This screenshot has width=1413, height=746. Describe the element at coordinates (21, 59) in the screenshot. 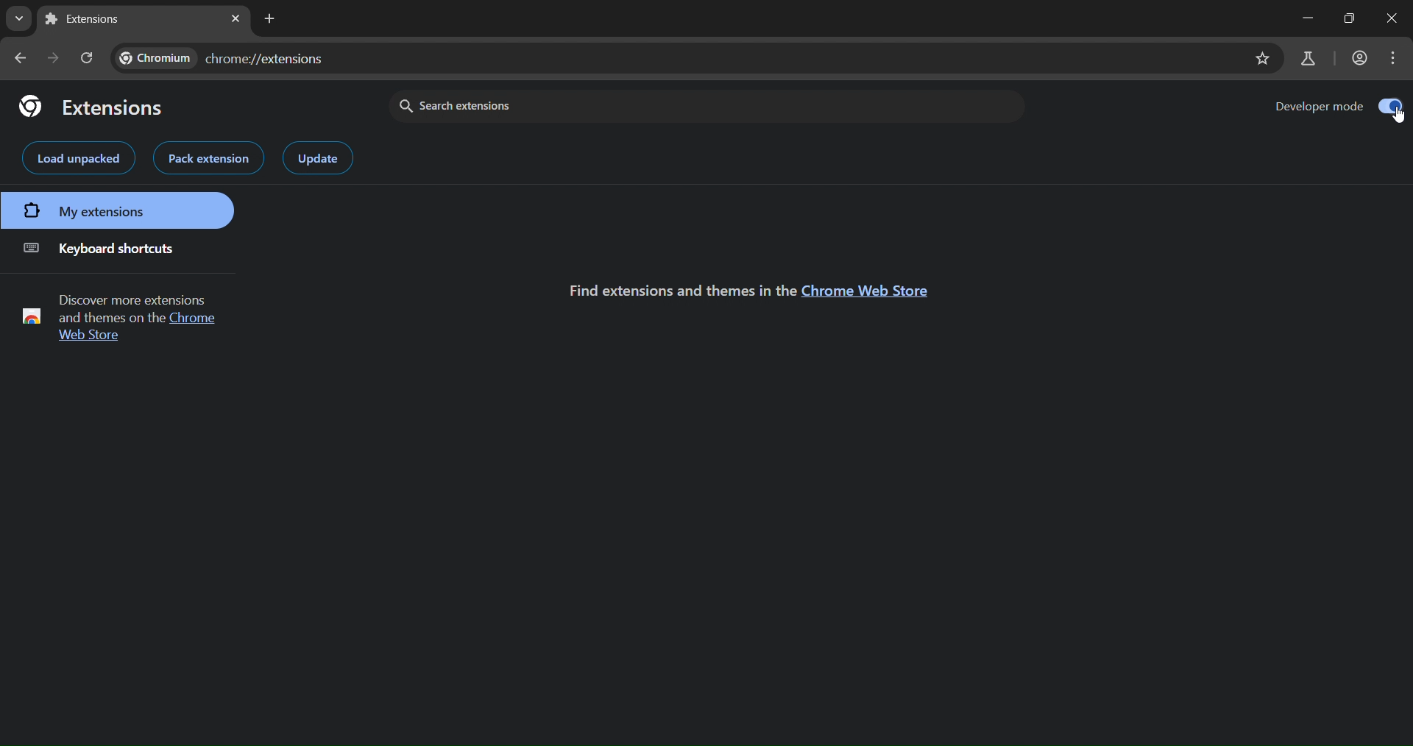

I see `go back one page` at that location.